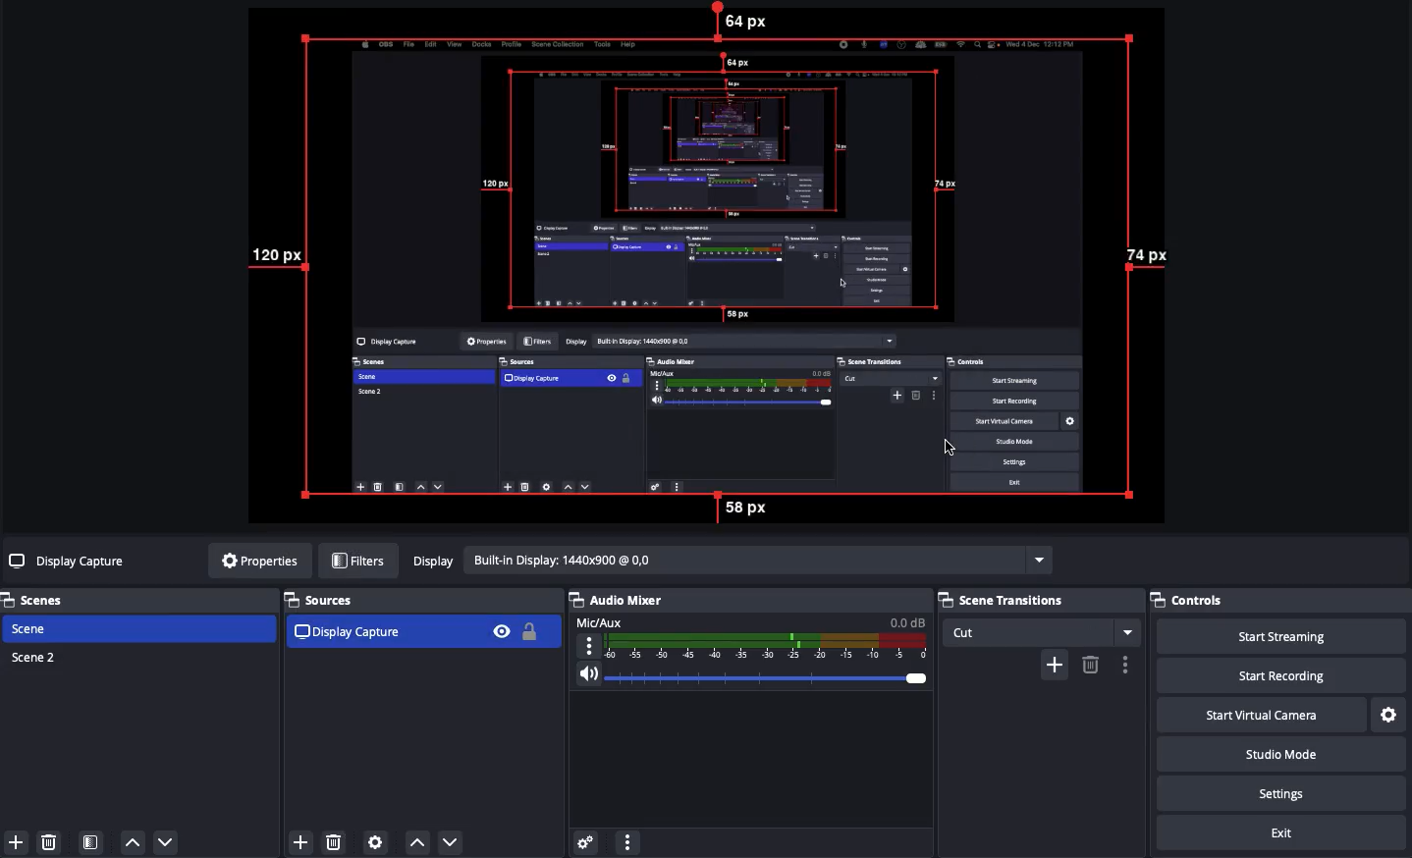 The height and width of the screenshot is (858, 1412). Describe the element at coordinates (1279, 714) in the screenshot. I see `Start virtual camera` at that location.